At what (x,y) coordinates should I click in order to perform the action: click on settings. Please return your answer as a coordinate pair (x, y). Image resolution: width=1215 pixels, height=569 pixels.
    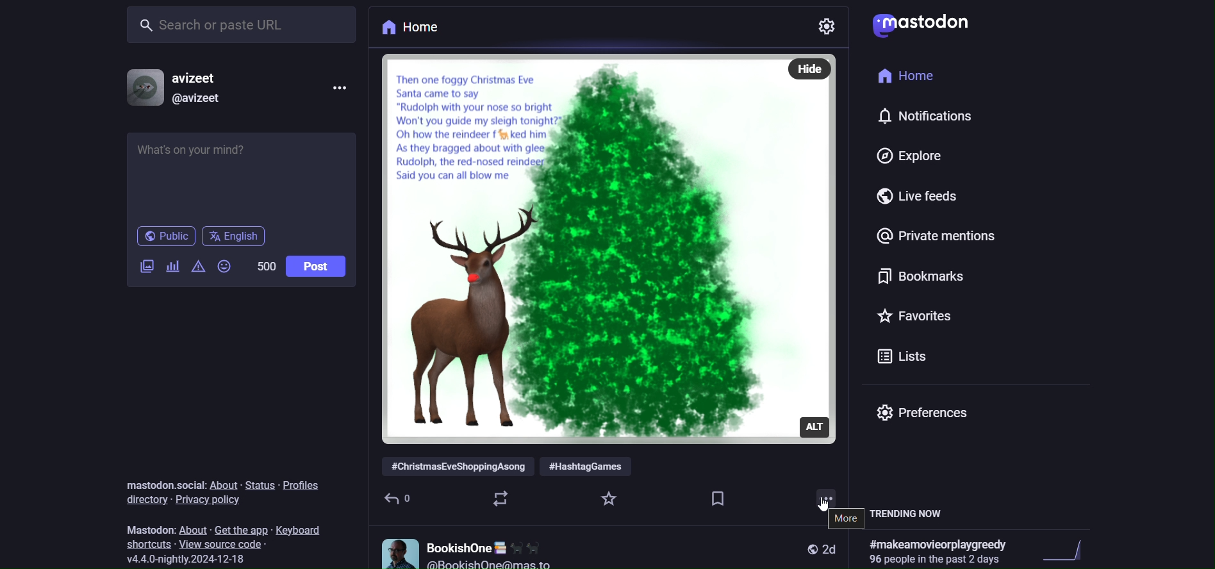
    Looking at the image, I should click on (829, 26).